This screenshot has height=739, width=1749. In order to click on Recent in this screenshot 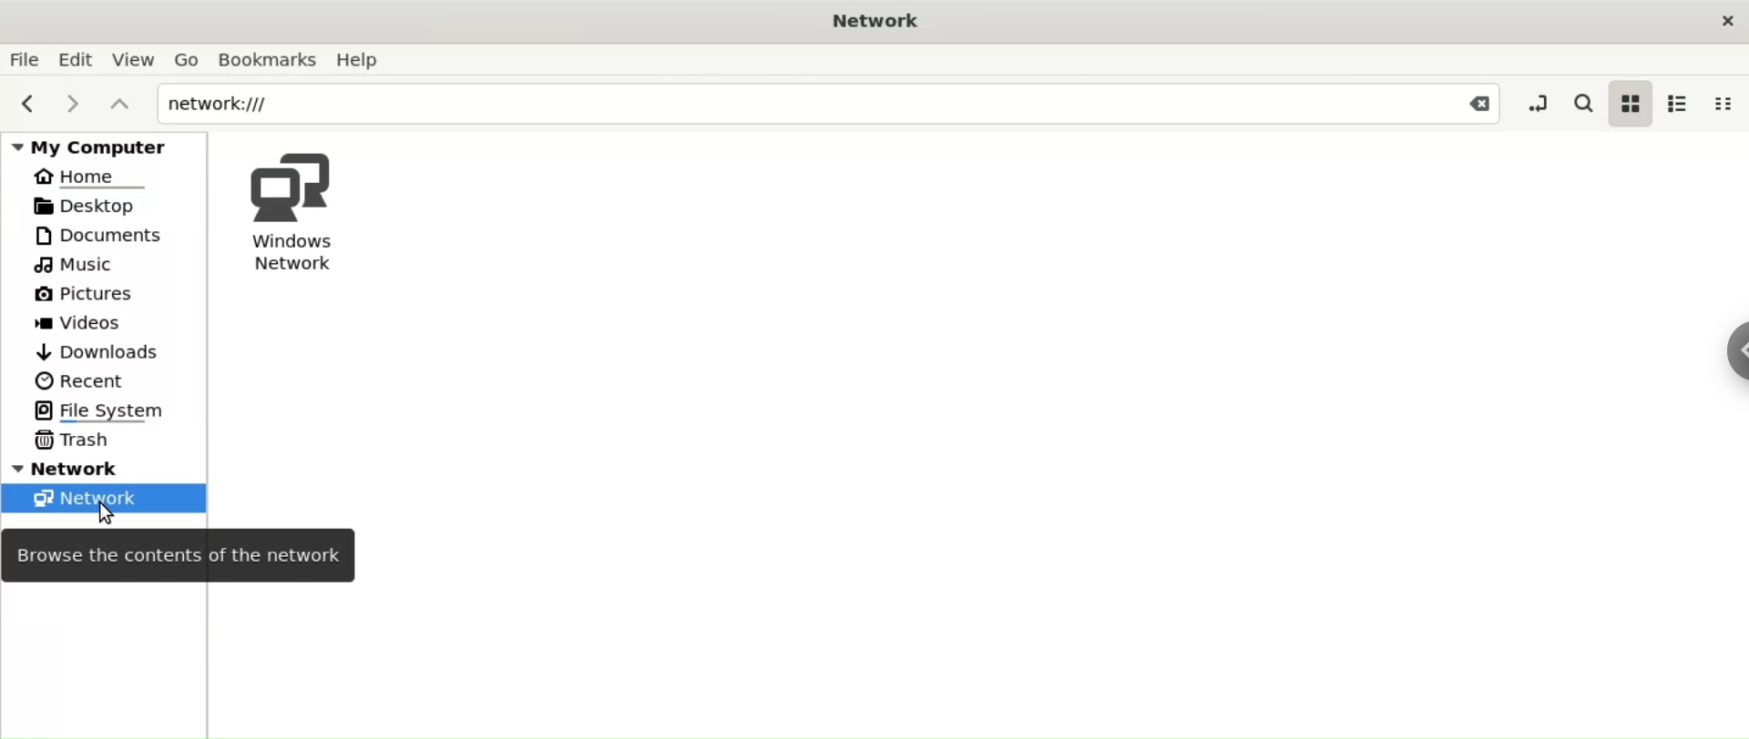, I will do `click(84, 381)`.